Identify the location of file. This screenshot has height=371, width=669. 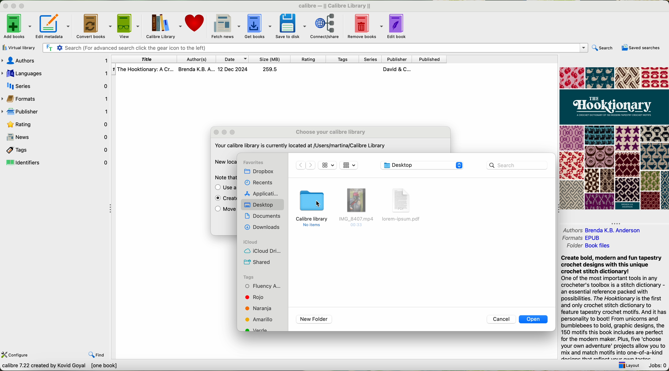
(356, 208).